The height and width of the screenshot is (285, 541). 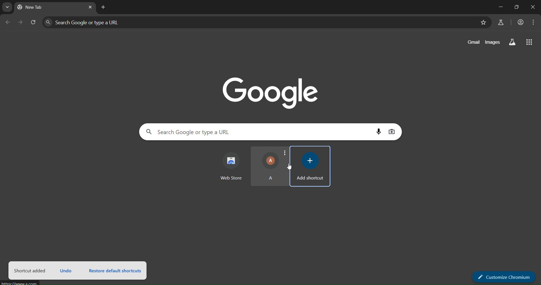 What do you see at coordinates (66, 269) in the screenshot?
I see `undo` at bounding box center [66, 269].